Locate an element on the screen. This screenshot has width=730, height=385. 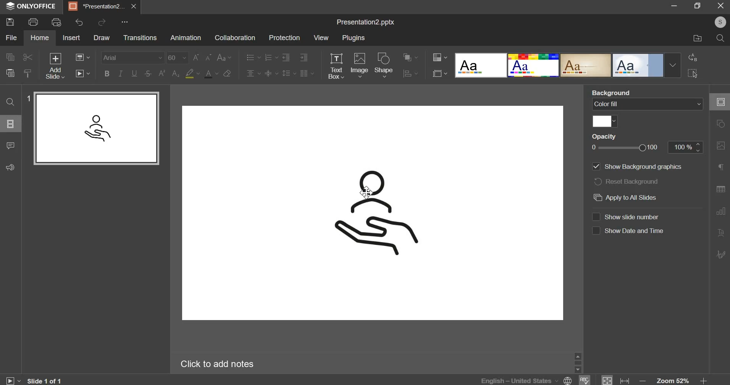
replace is located at coordinates (693, 58).